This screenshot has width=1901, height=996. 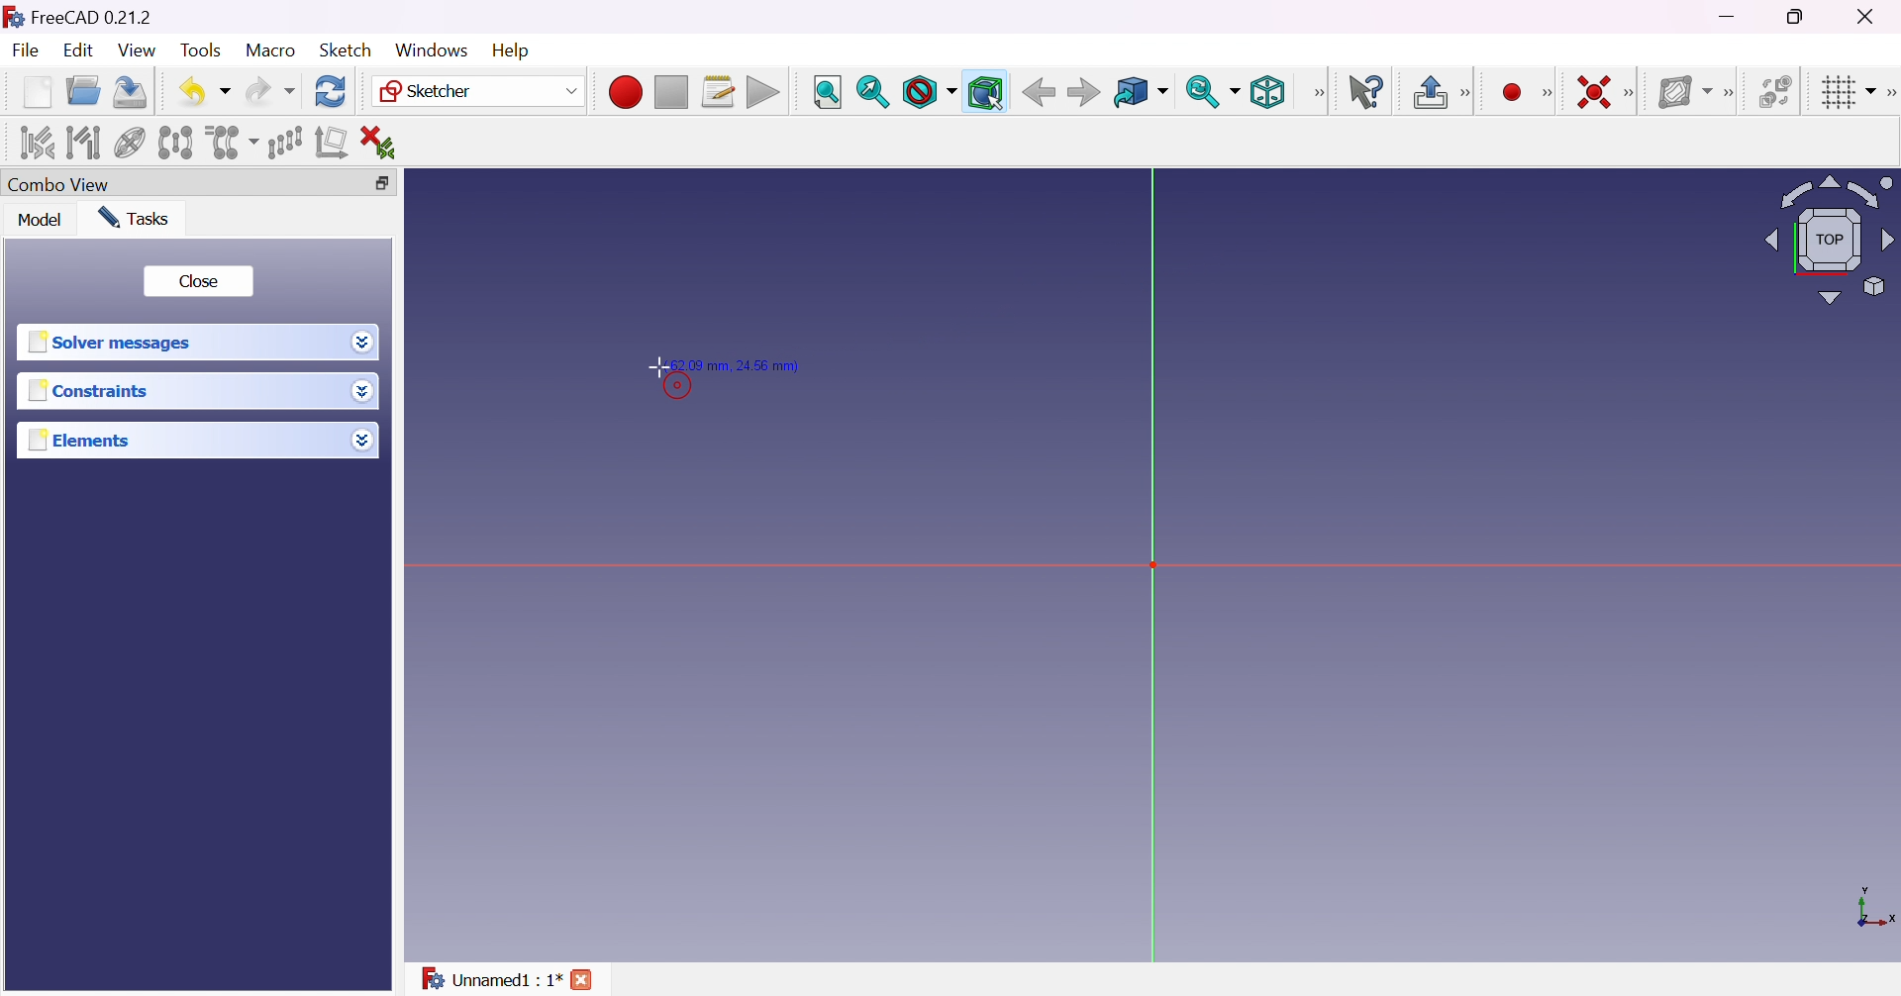 What do you see at coordinates (205, 91) in the screenshot?
I see `Undo` at bounding box center [205, 91].